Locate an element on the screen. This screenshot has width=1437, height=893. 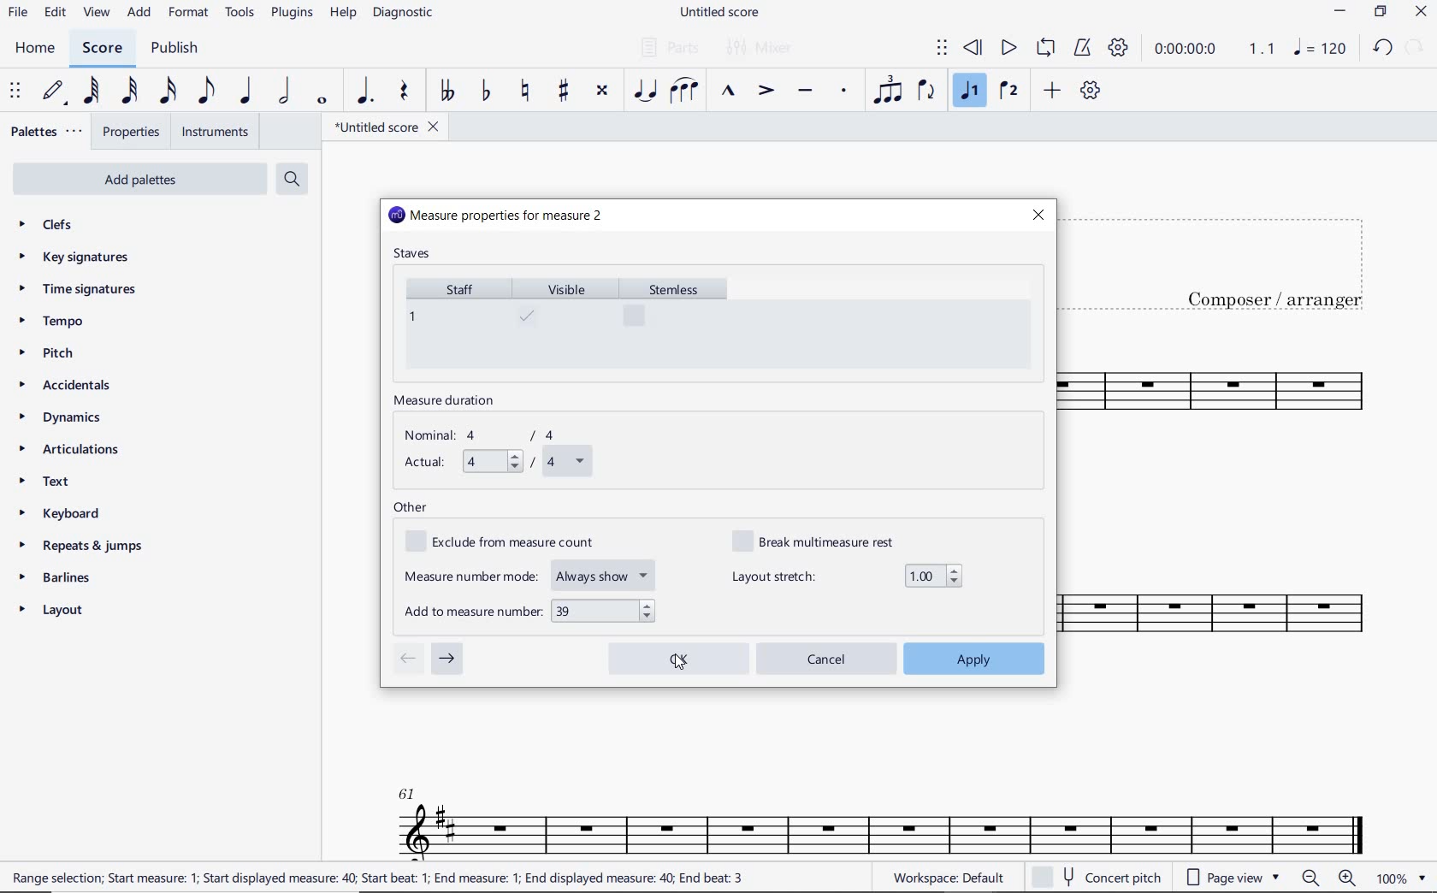
title is located at coordinates (1230, 260).